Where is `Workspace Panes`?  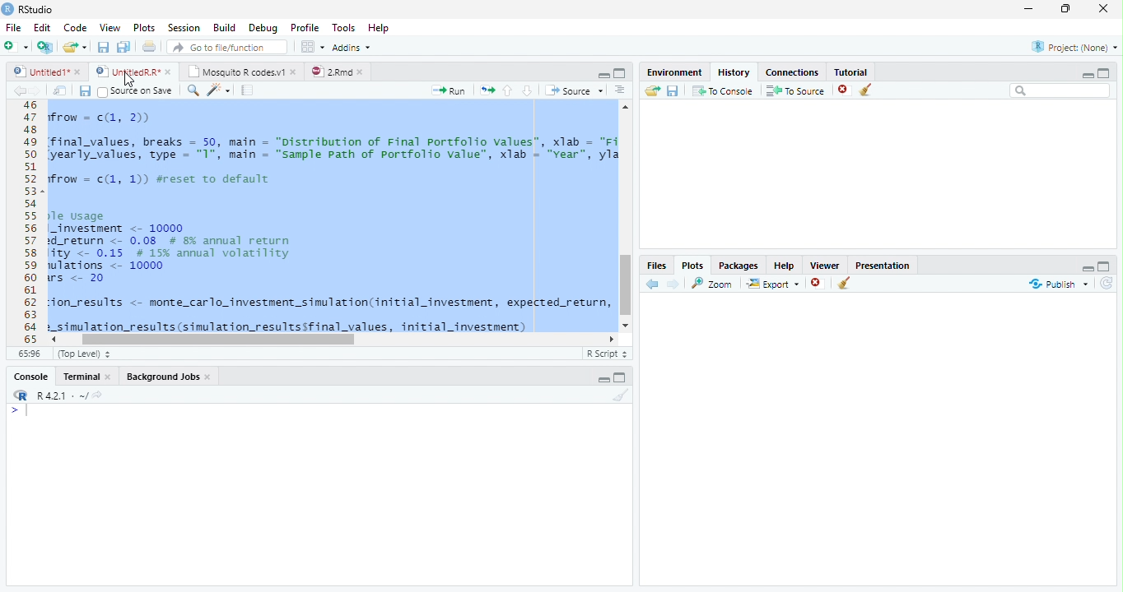
Workspace Panes is located at coordinates (312, 47).